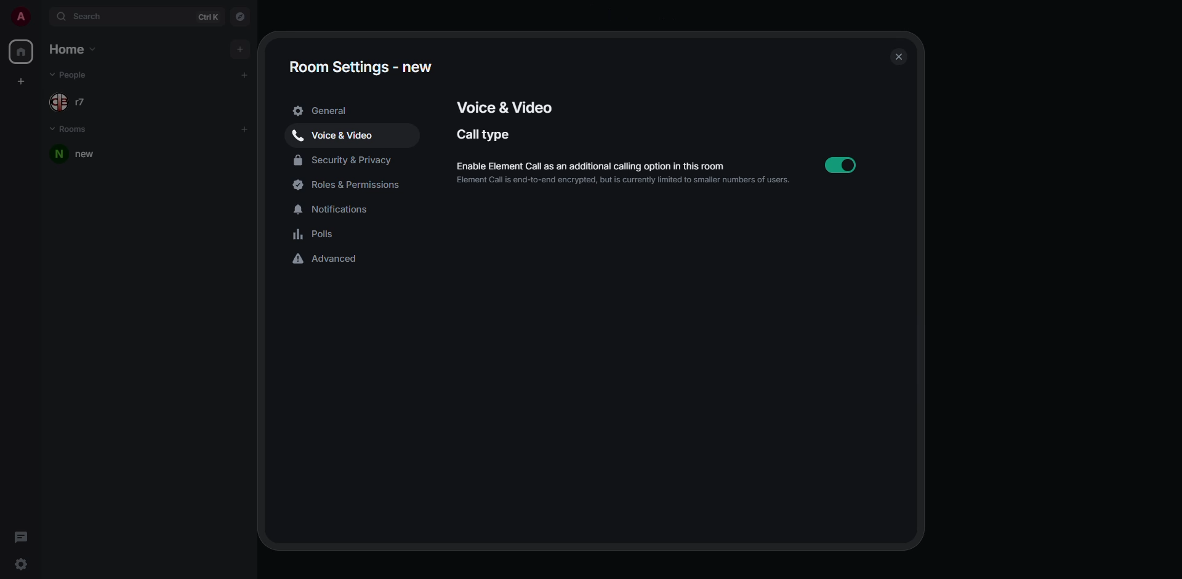 The height and width of the screenshot is (579, 1182). What do you see at coordinates (325, 111) in the screenshot?
I see `general` at bounding box center [325, 111].